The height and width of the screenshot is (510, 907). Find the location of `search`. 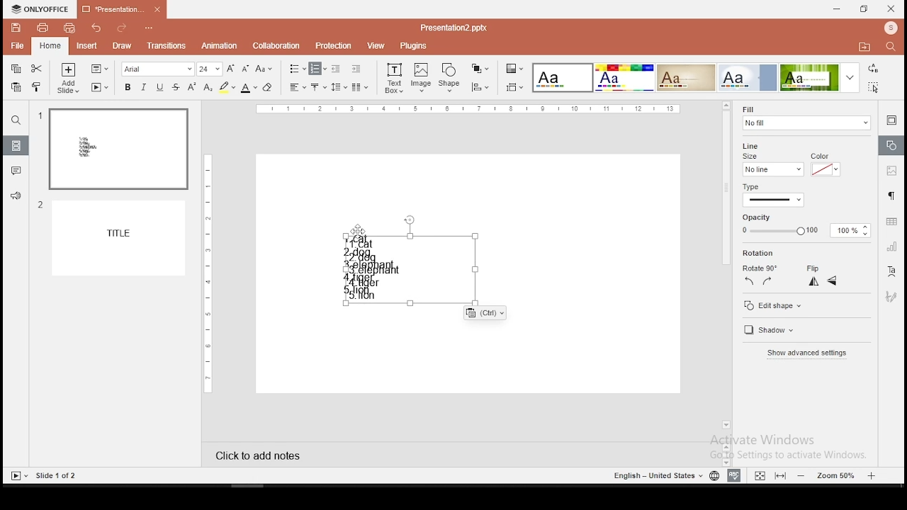

search is located at coordinates (894, 48).